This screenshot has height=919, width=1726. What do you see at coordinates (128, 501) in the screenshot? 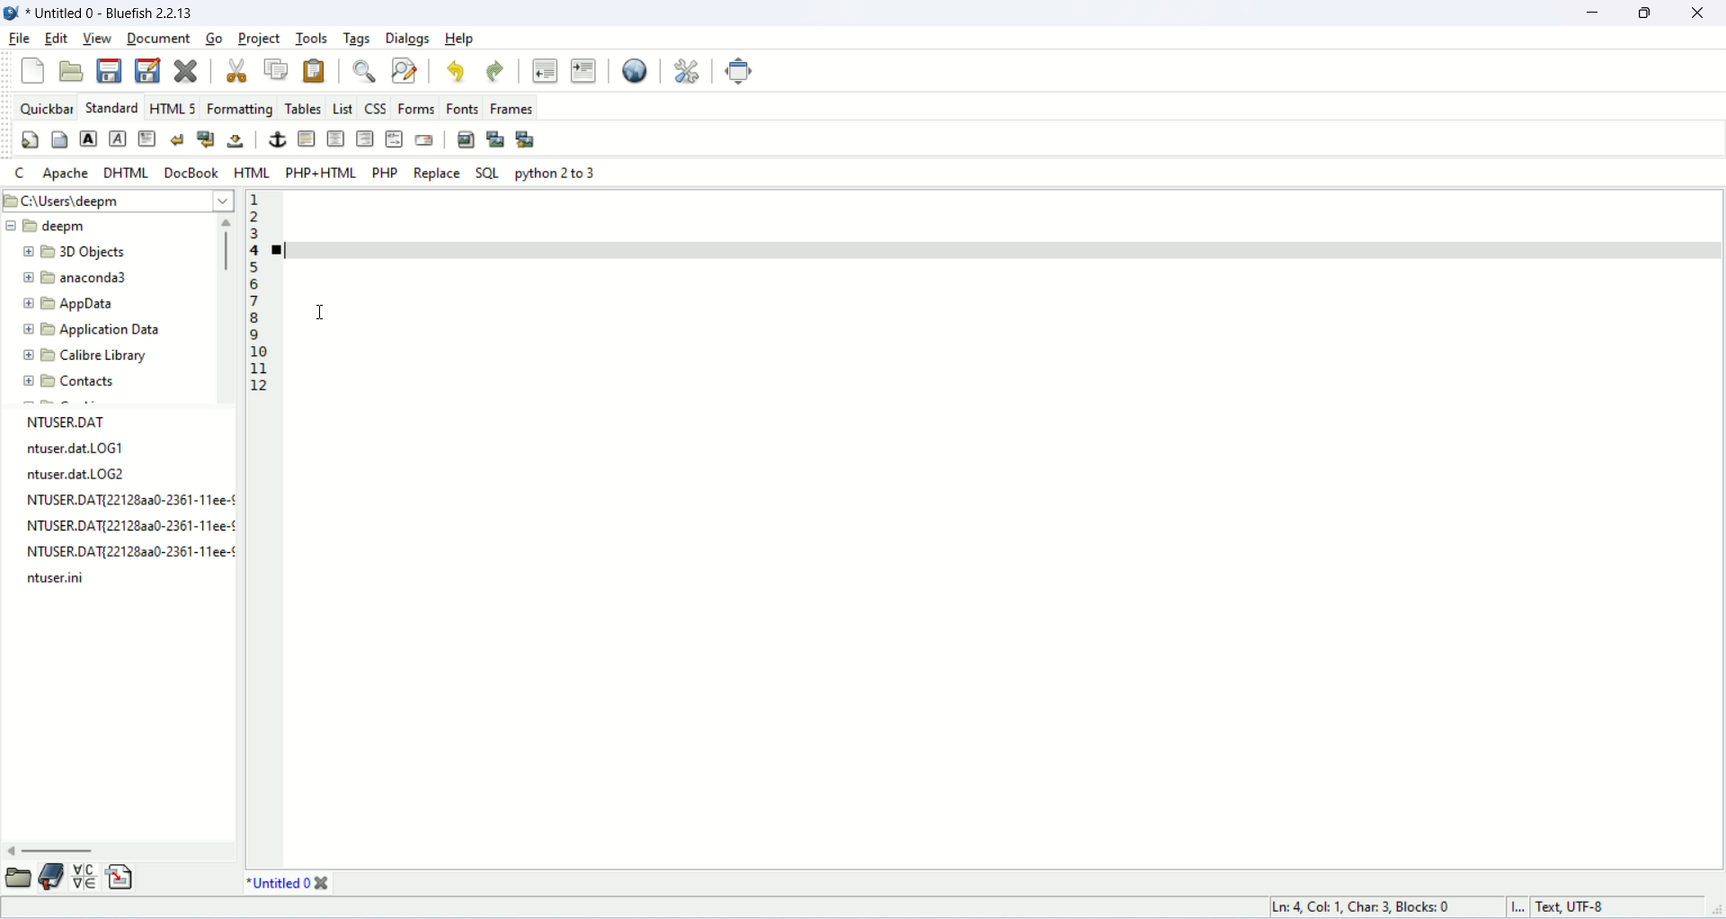
I see `filename` at bounding box center [128, 501].